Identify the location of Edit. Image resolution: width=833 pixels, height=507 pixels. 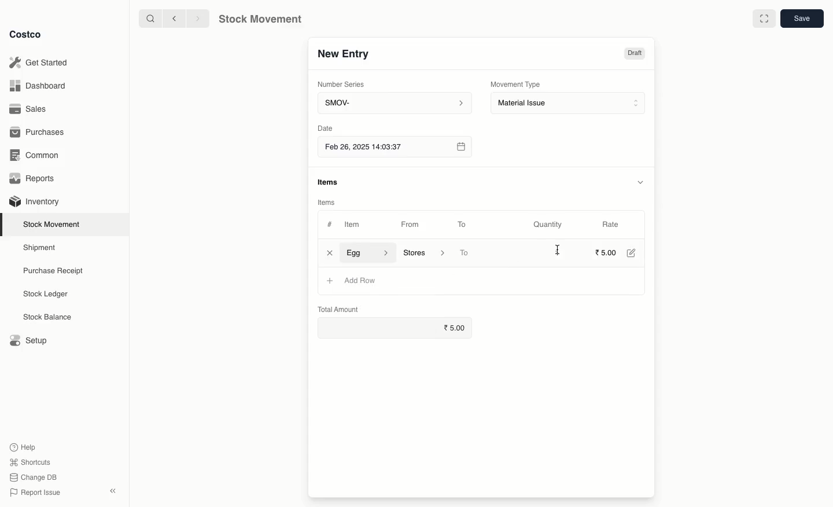
(634, 254).